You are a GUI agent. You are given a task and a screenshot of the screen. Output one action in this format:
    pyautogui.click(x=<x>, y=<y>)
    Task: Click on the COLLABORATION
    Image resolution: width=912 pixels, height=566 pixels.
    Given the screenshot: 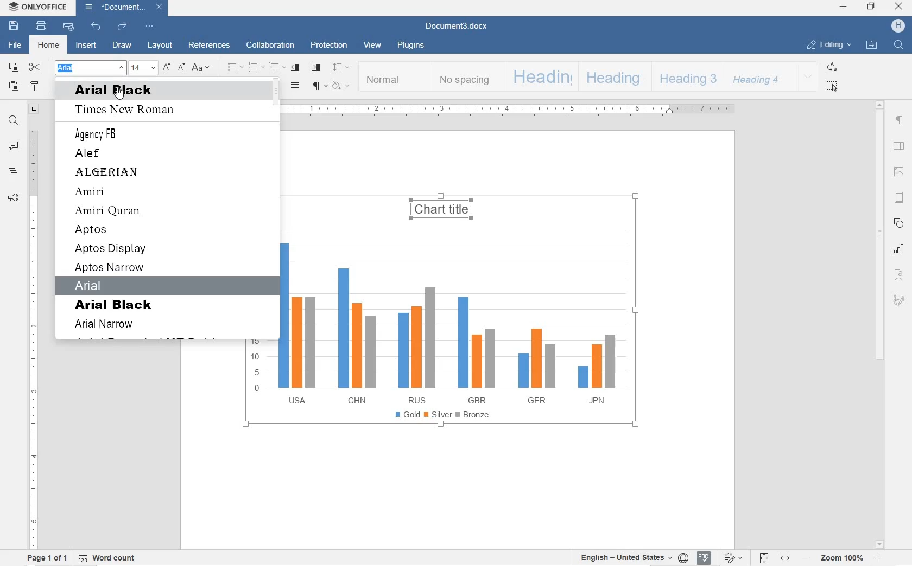 What is the action you would take?
    pyautogui.click(x=269, y=46)
    